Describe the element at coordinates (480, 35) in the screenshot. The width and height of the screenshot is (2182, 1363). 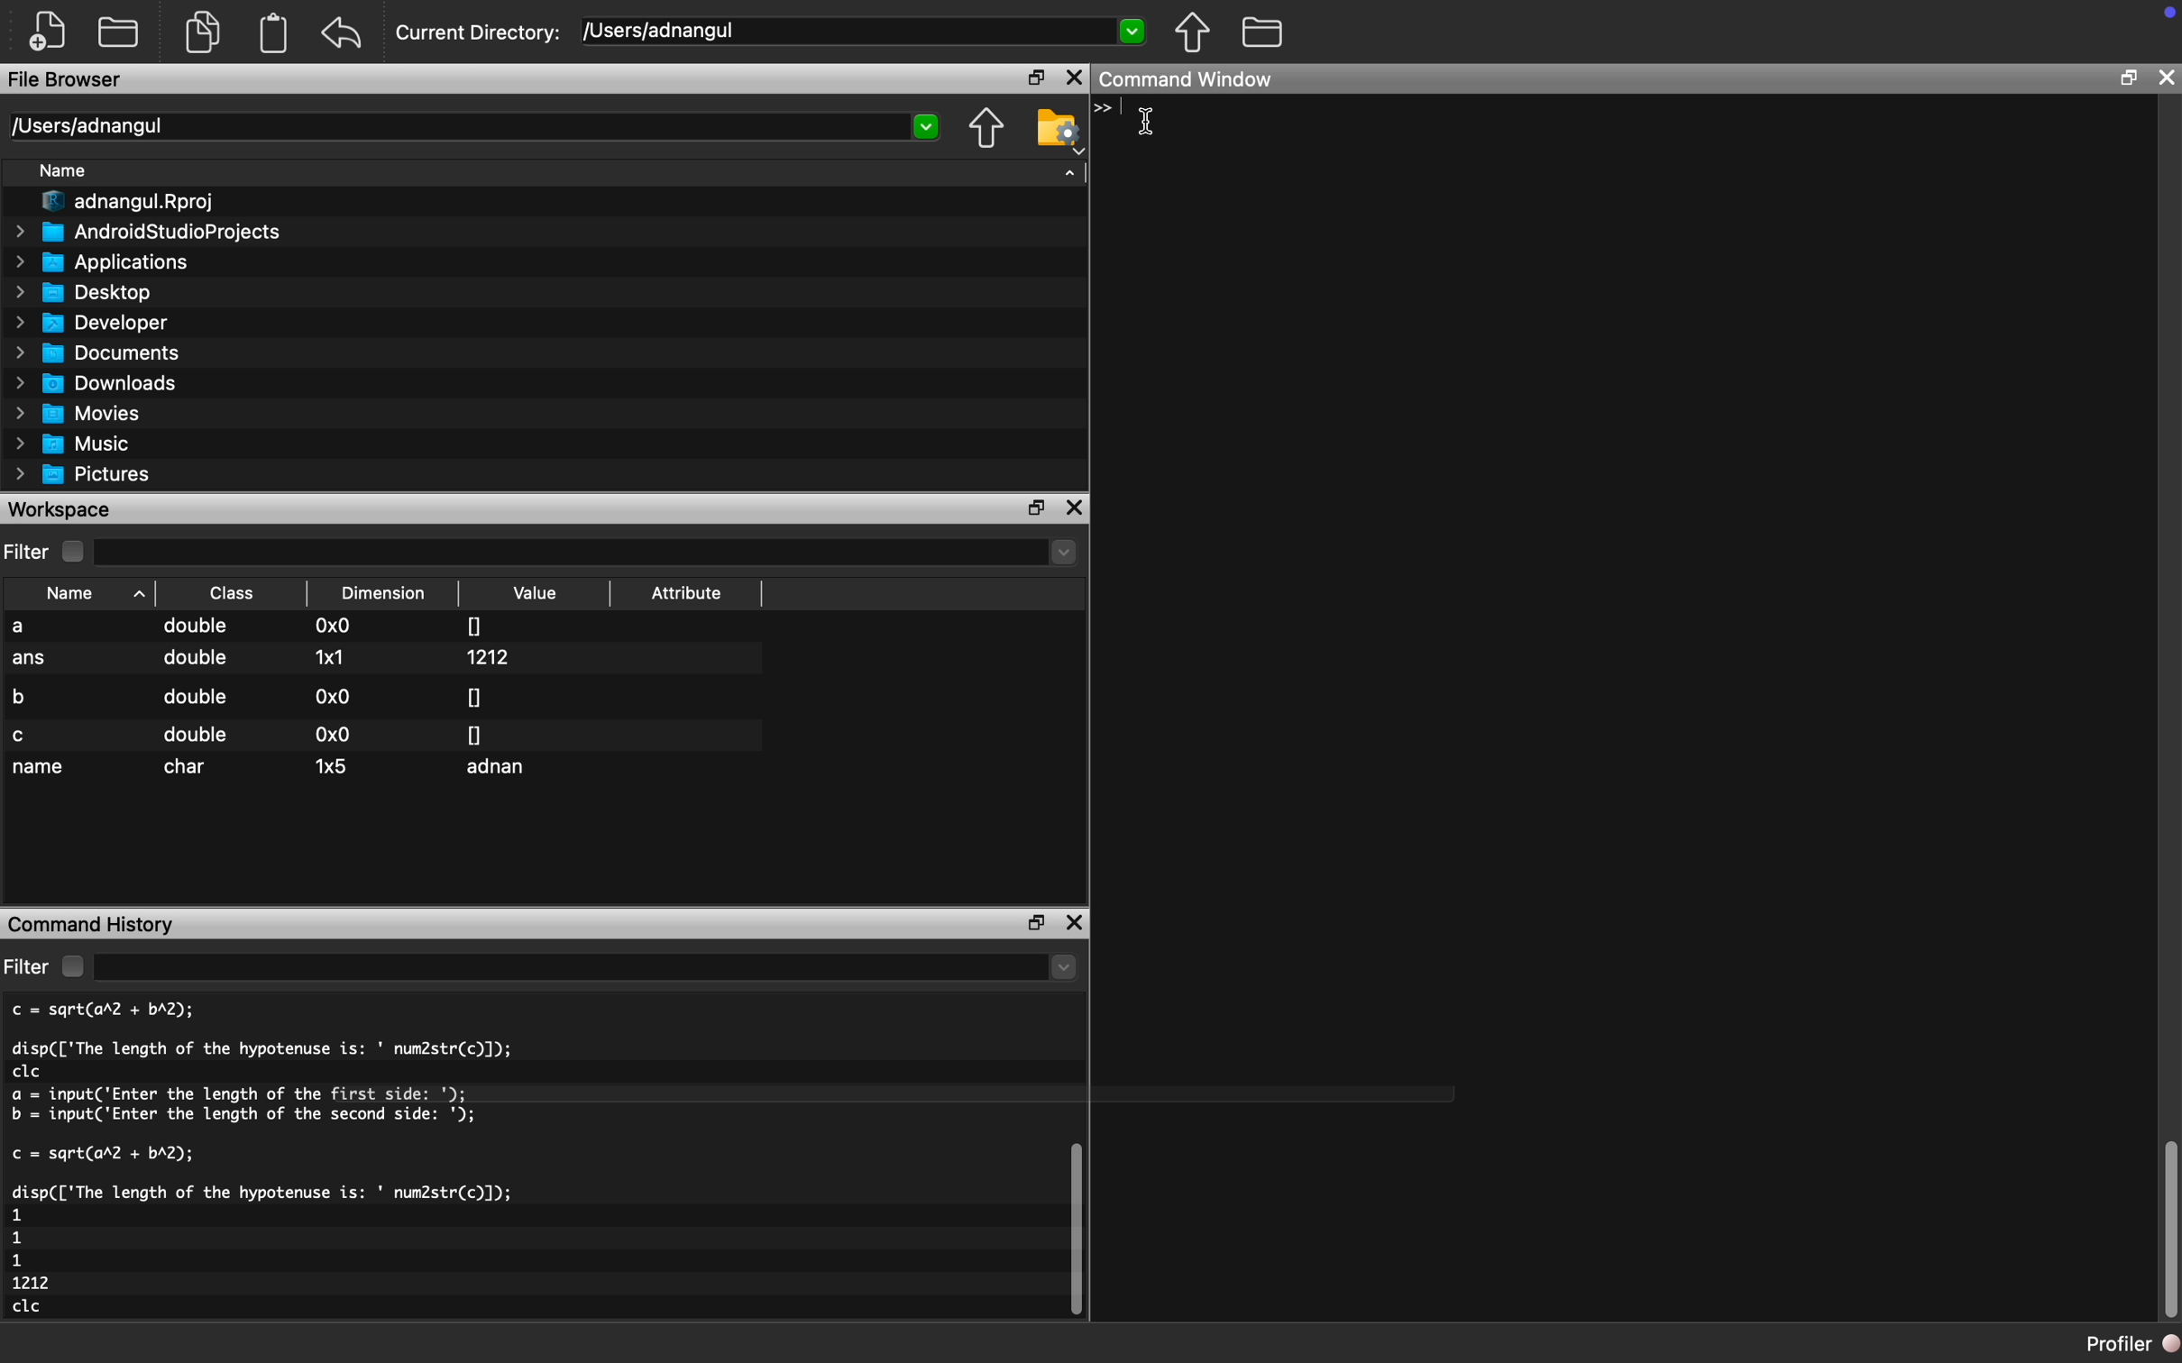
I see `Current Directory:` at that location.